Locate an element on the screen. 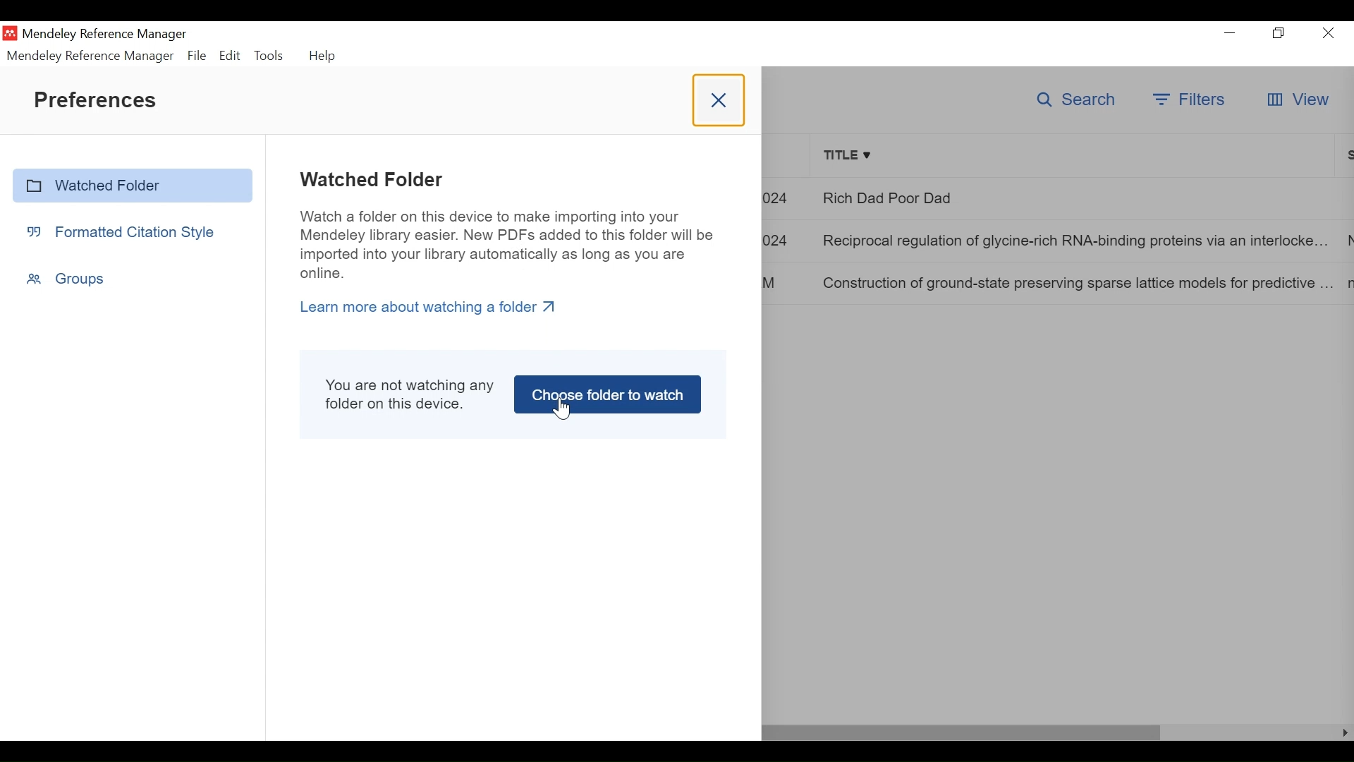 Image resolution: width=1354 pixels, height=762 pixels. File is located at coordinates (197, 57).